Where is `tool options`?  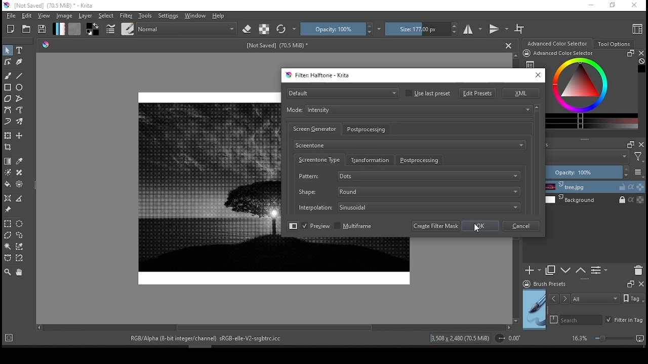 tool options is located at coordinates (614, 44).